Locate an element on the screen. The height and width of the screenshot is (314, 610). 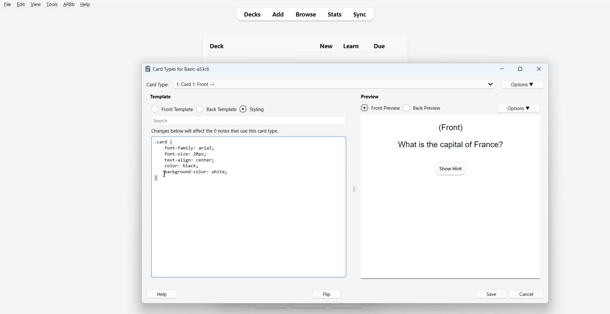
Search Bar is located at coordinates (249, 121).